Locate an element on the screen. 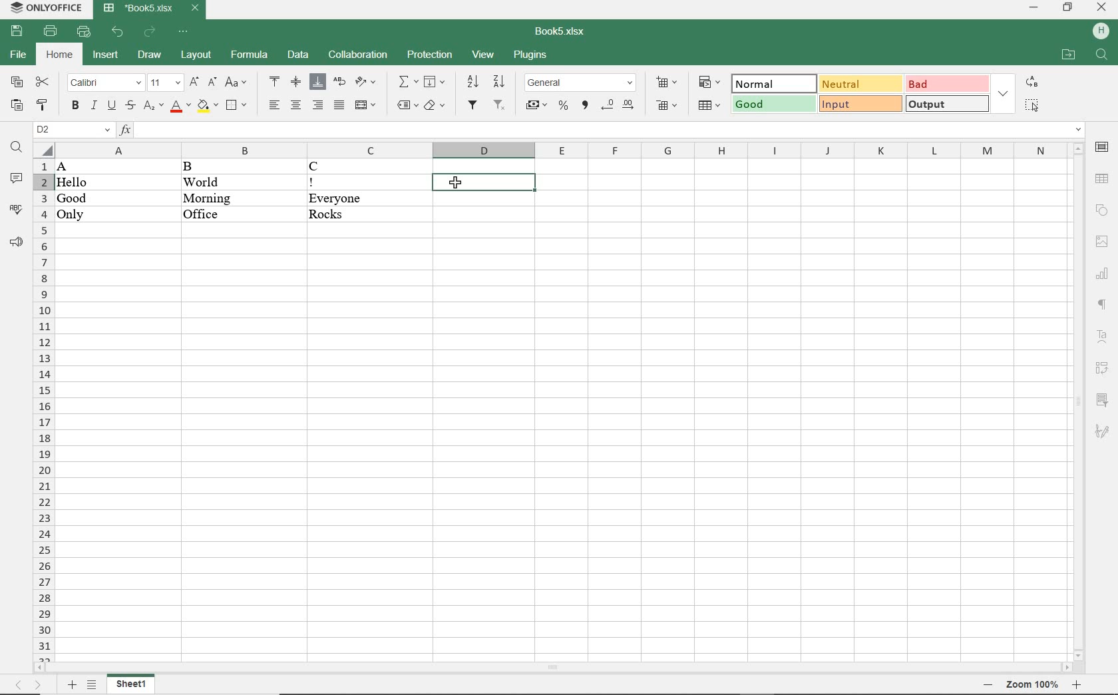 Image resolution: width=1118 pixels, height=695 pixels. REMOV FILTER is located at coordinates (499, 105).